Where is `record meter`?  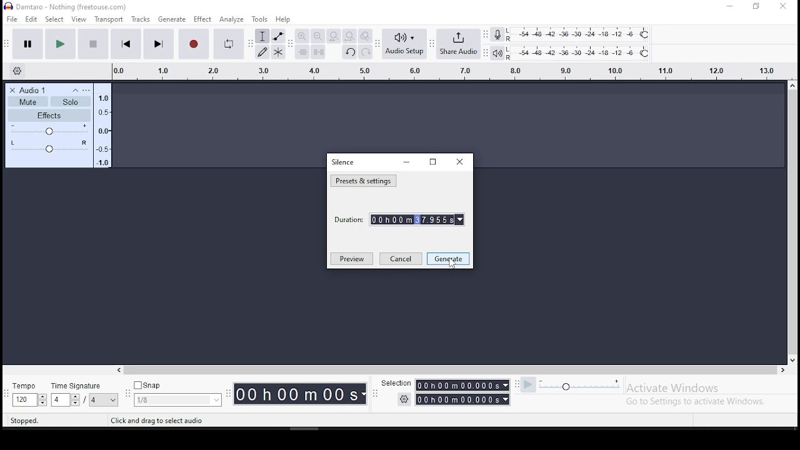 record meter is located at coordinates (497, 35).